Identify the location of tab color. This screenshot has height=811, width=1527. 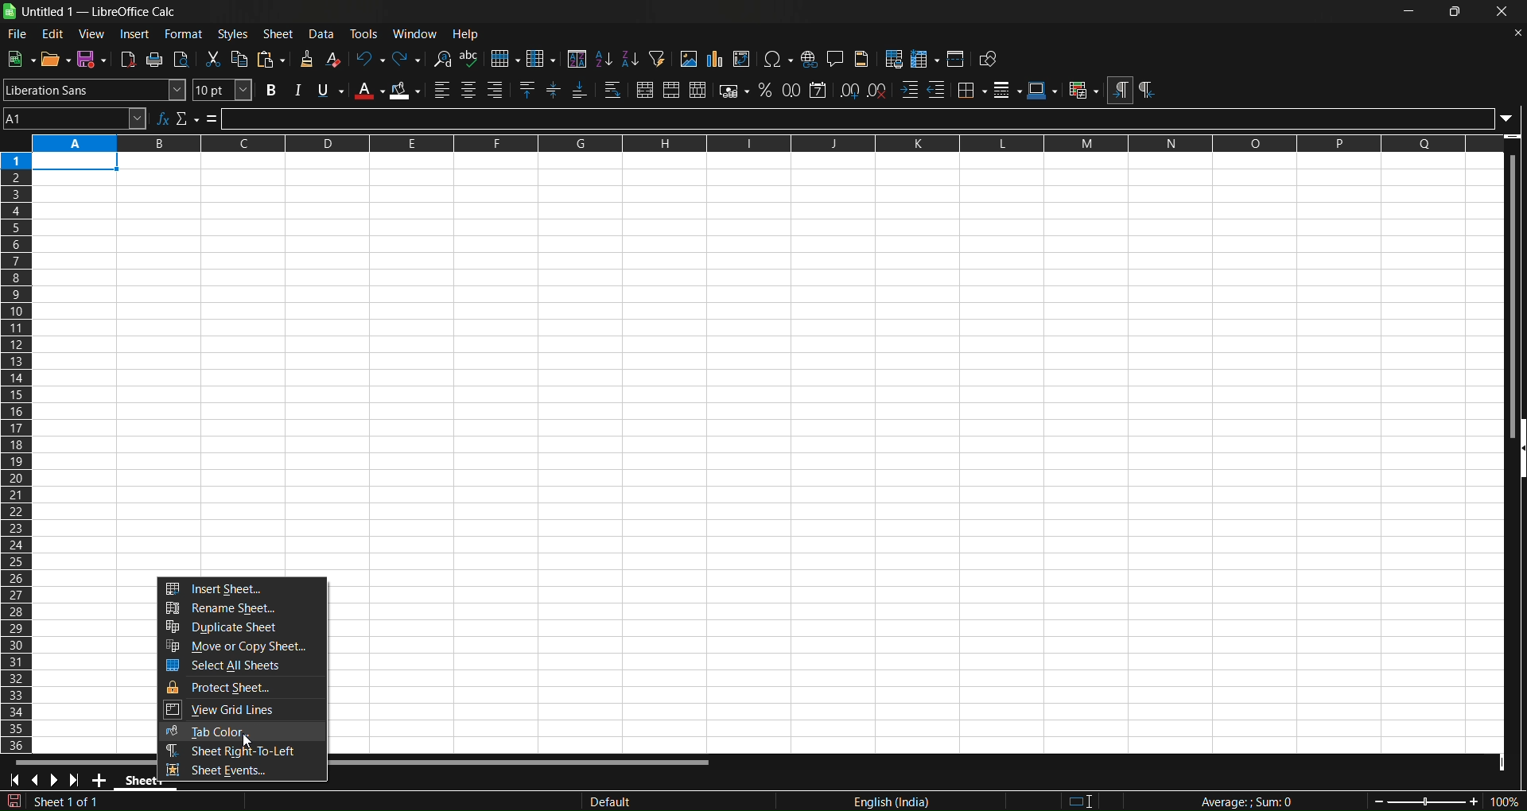
(241, 732).